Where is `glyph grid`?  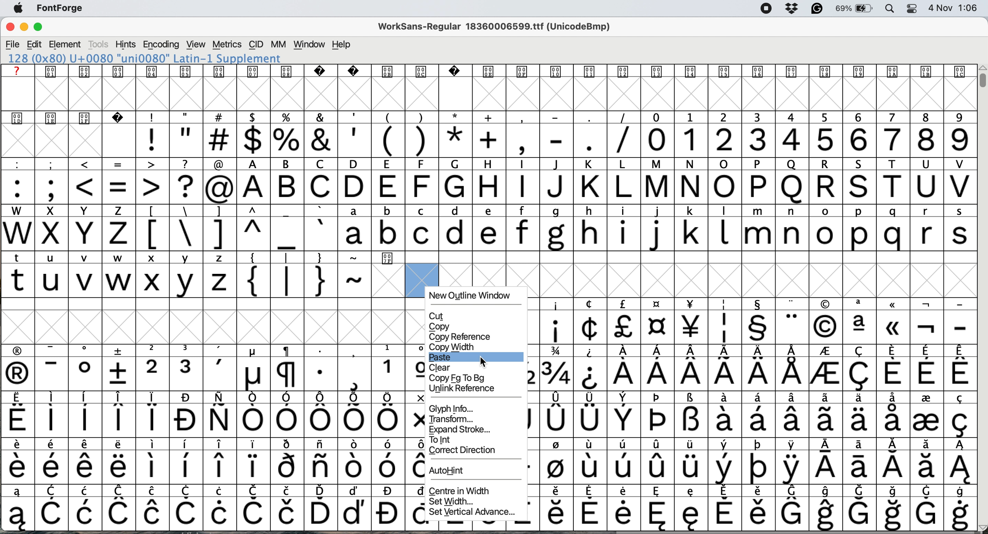
glyph grid is located at coordinates (389, 282).